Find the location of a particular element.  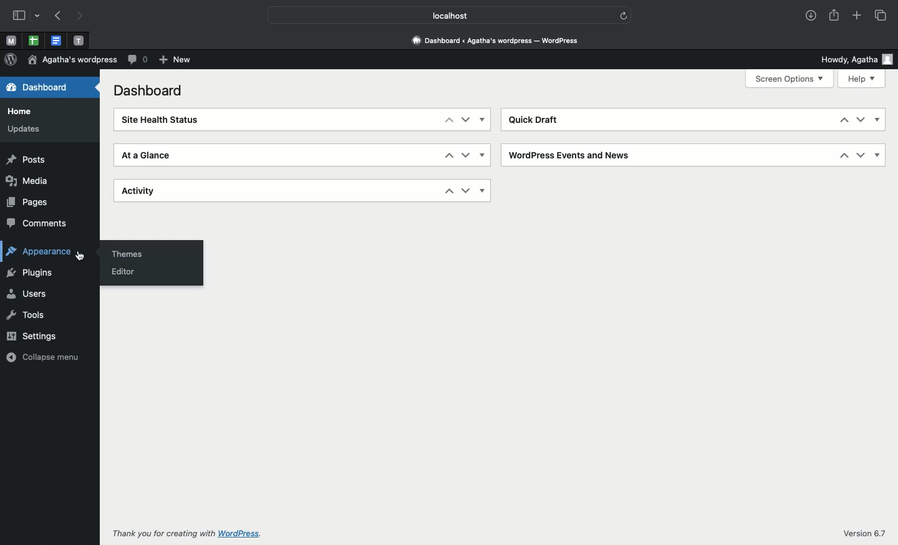

Up is located at coordinates (845, 155).